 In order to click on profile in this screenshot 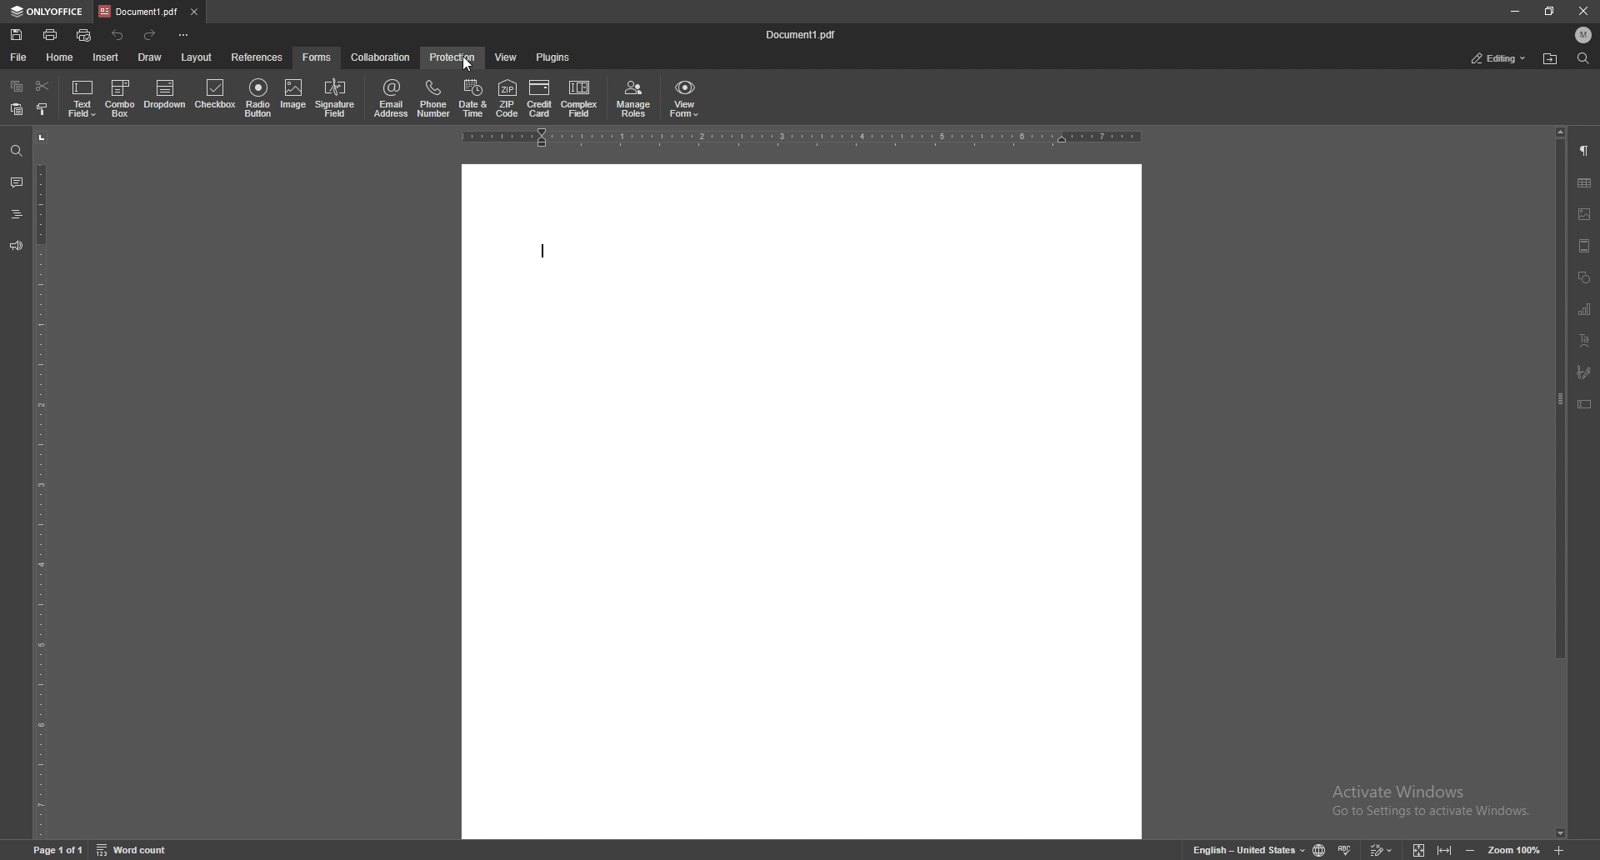, I will do `click(1581, 35)`.